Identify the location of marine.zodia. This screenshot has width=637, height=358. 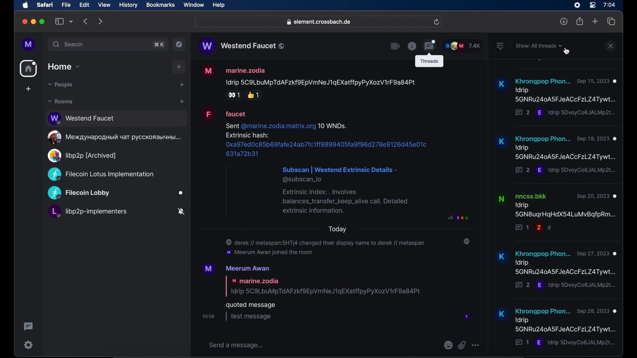
(246, 71).